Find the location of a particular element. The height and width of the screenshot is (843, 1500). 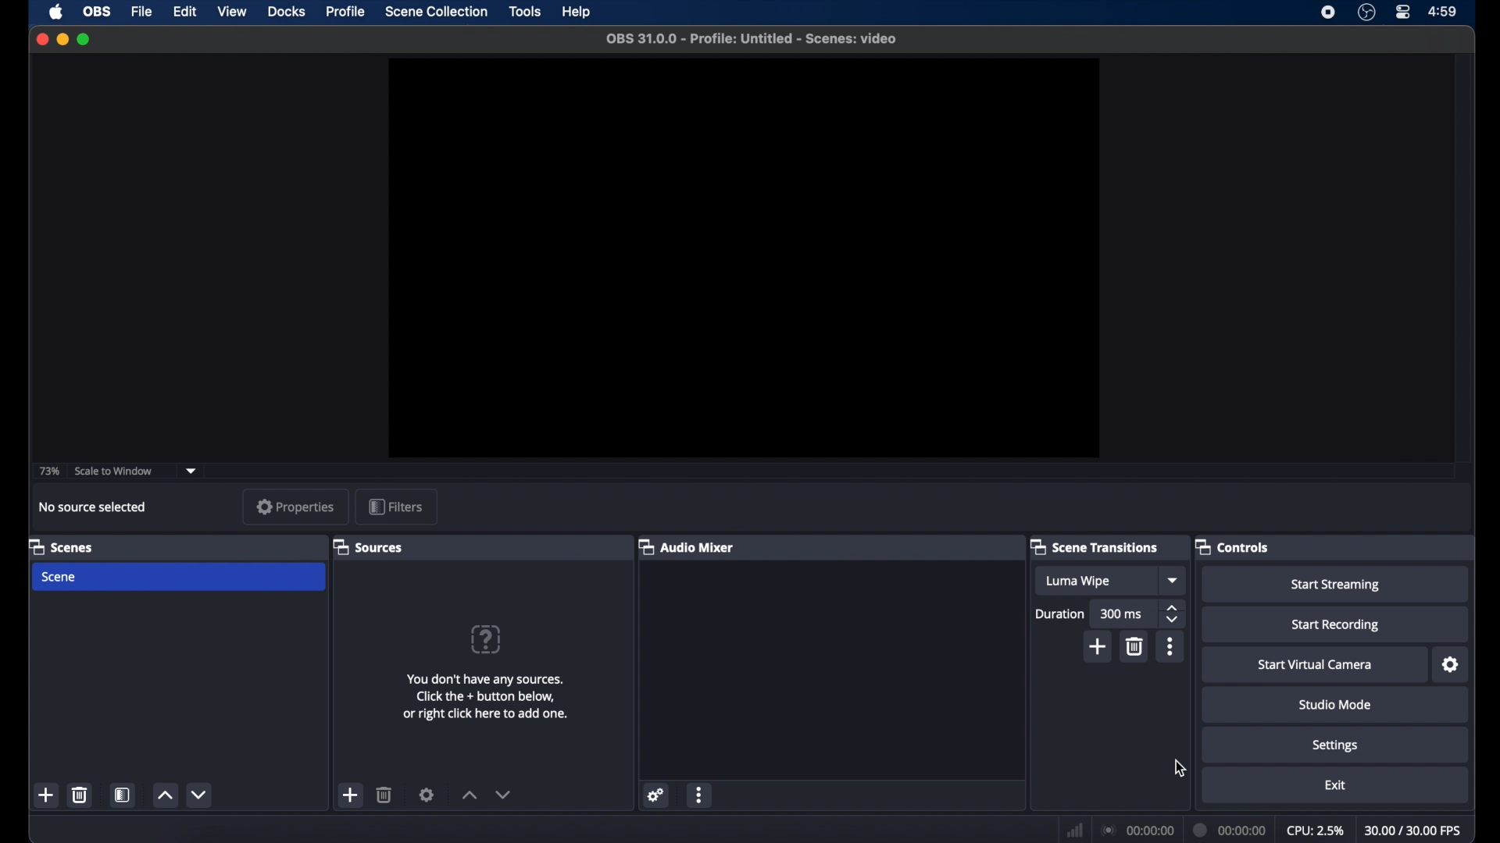

add is located at coordinates (1098, 646).